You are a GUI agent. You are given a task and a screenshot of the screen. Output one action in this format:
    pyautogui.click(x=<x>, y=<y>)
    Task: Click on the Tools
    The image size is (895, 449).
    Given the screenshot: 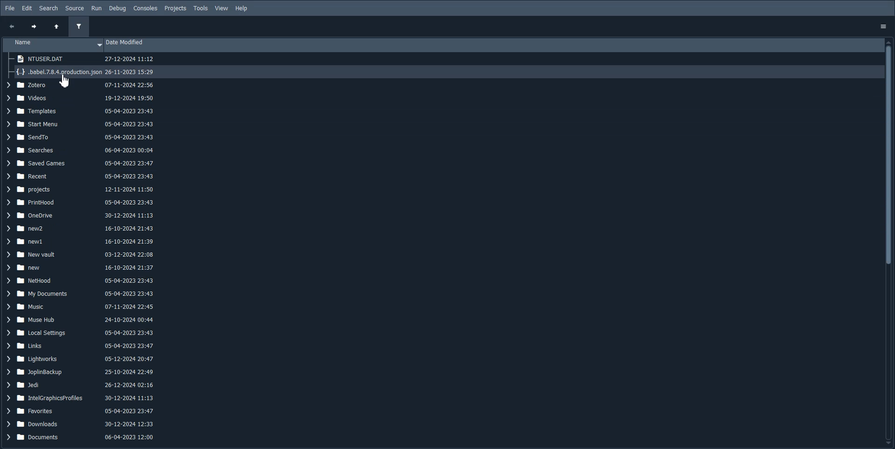 What is the action you would take?
    pyautogui.click(x=201, y=9)
    